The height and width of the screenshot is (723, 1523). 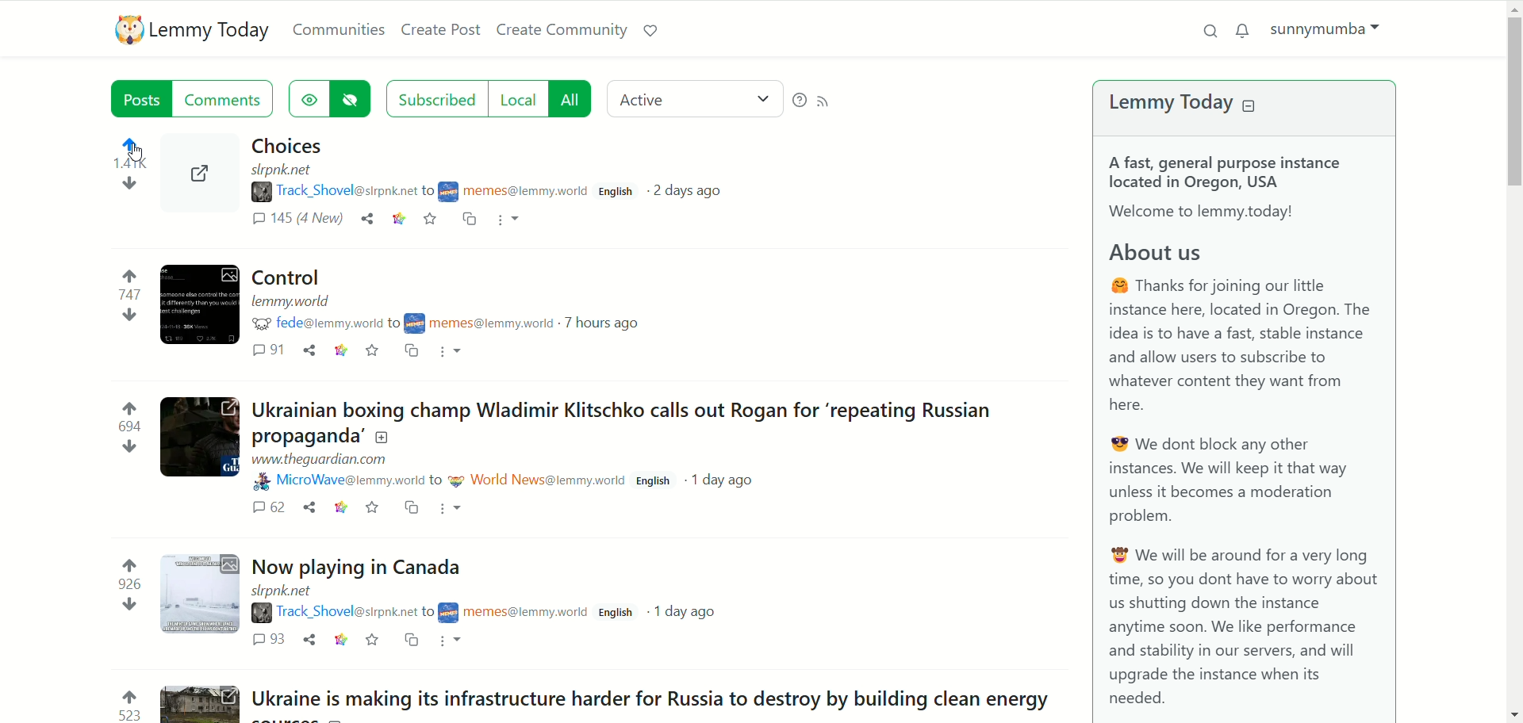 I want to click on About us, so click(x=1190, y=254).